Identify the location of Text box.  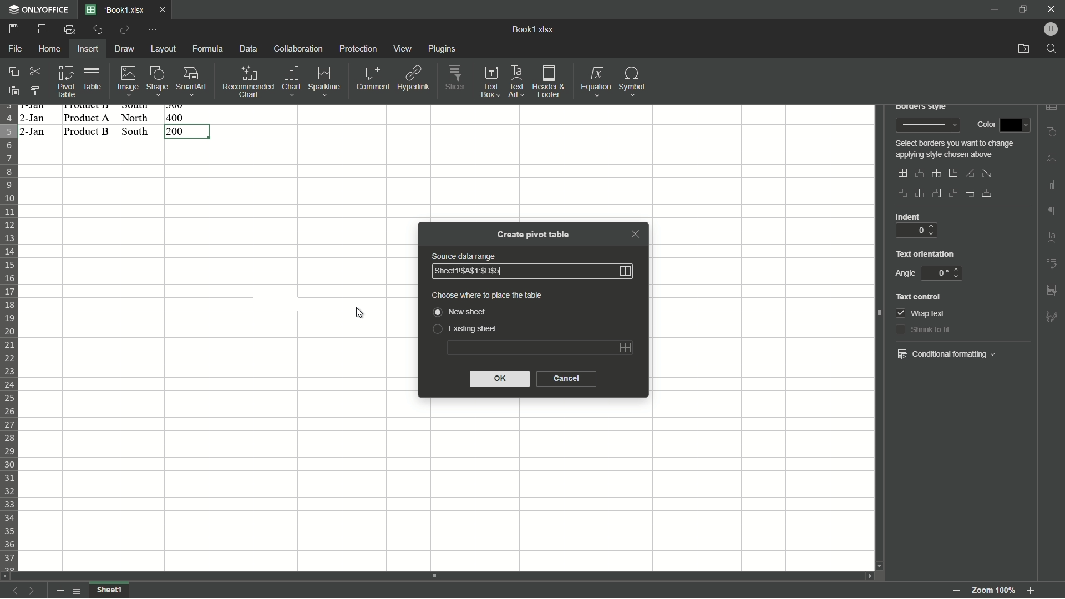
(490, 82).